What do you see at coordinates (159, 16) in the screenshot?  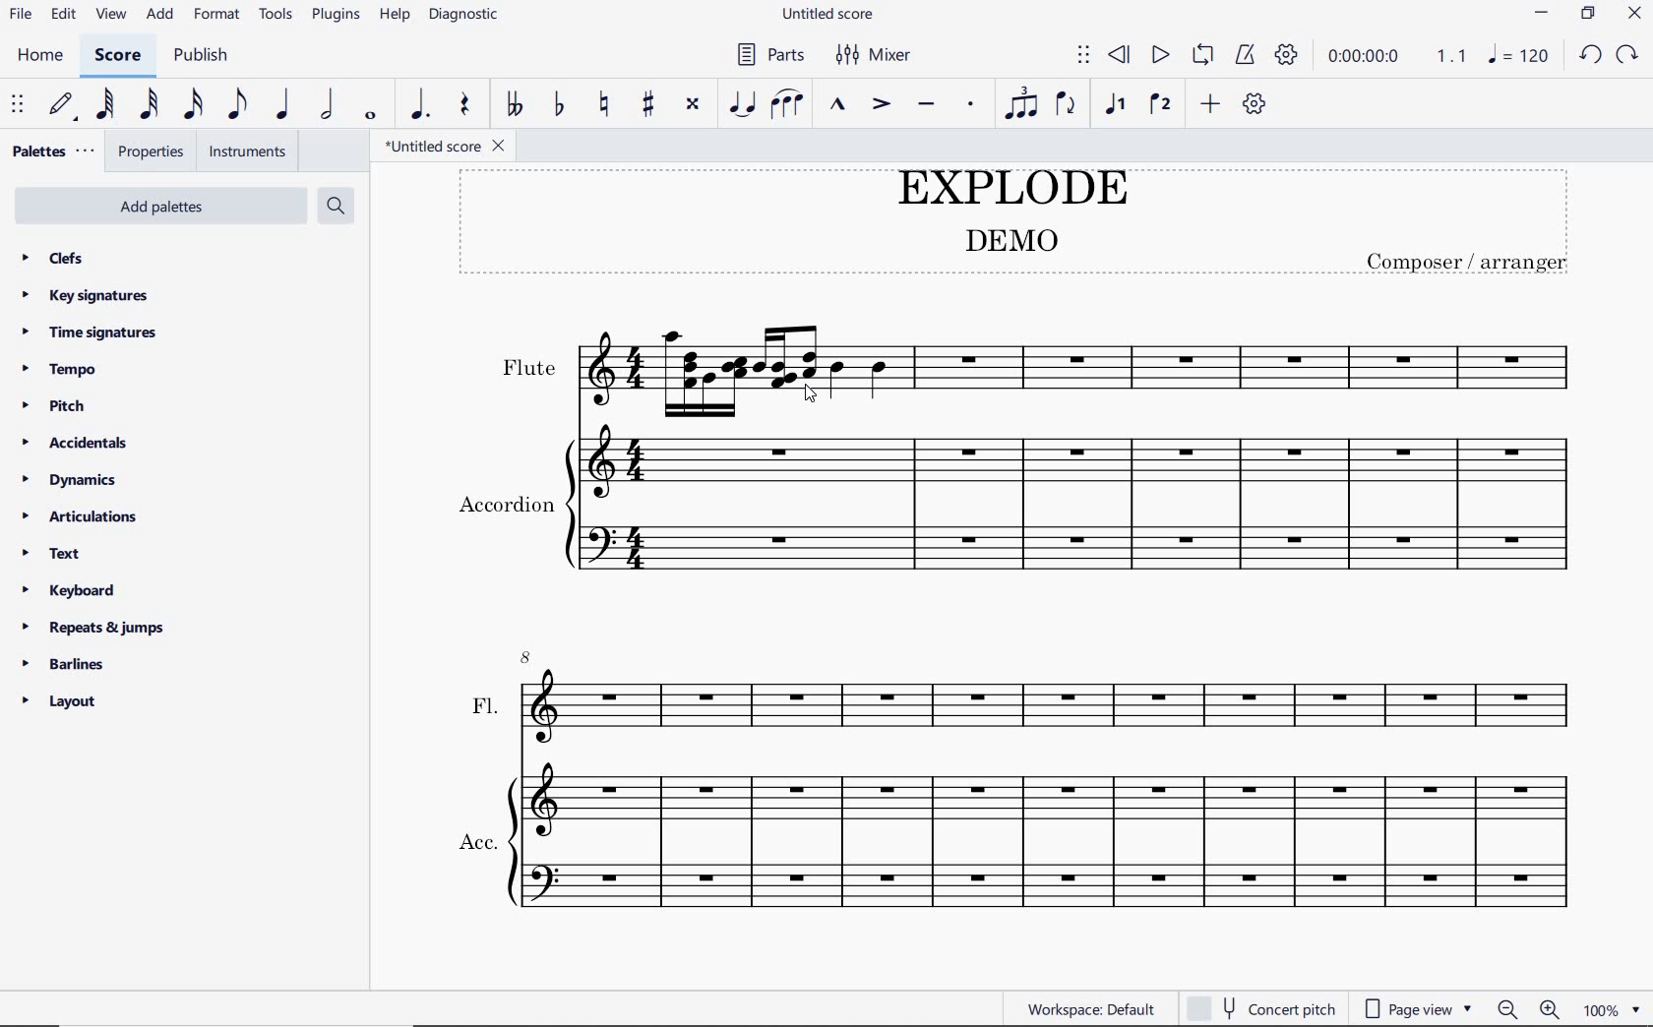 I see `add` at bounding box center [159, 16].